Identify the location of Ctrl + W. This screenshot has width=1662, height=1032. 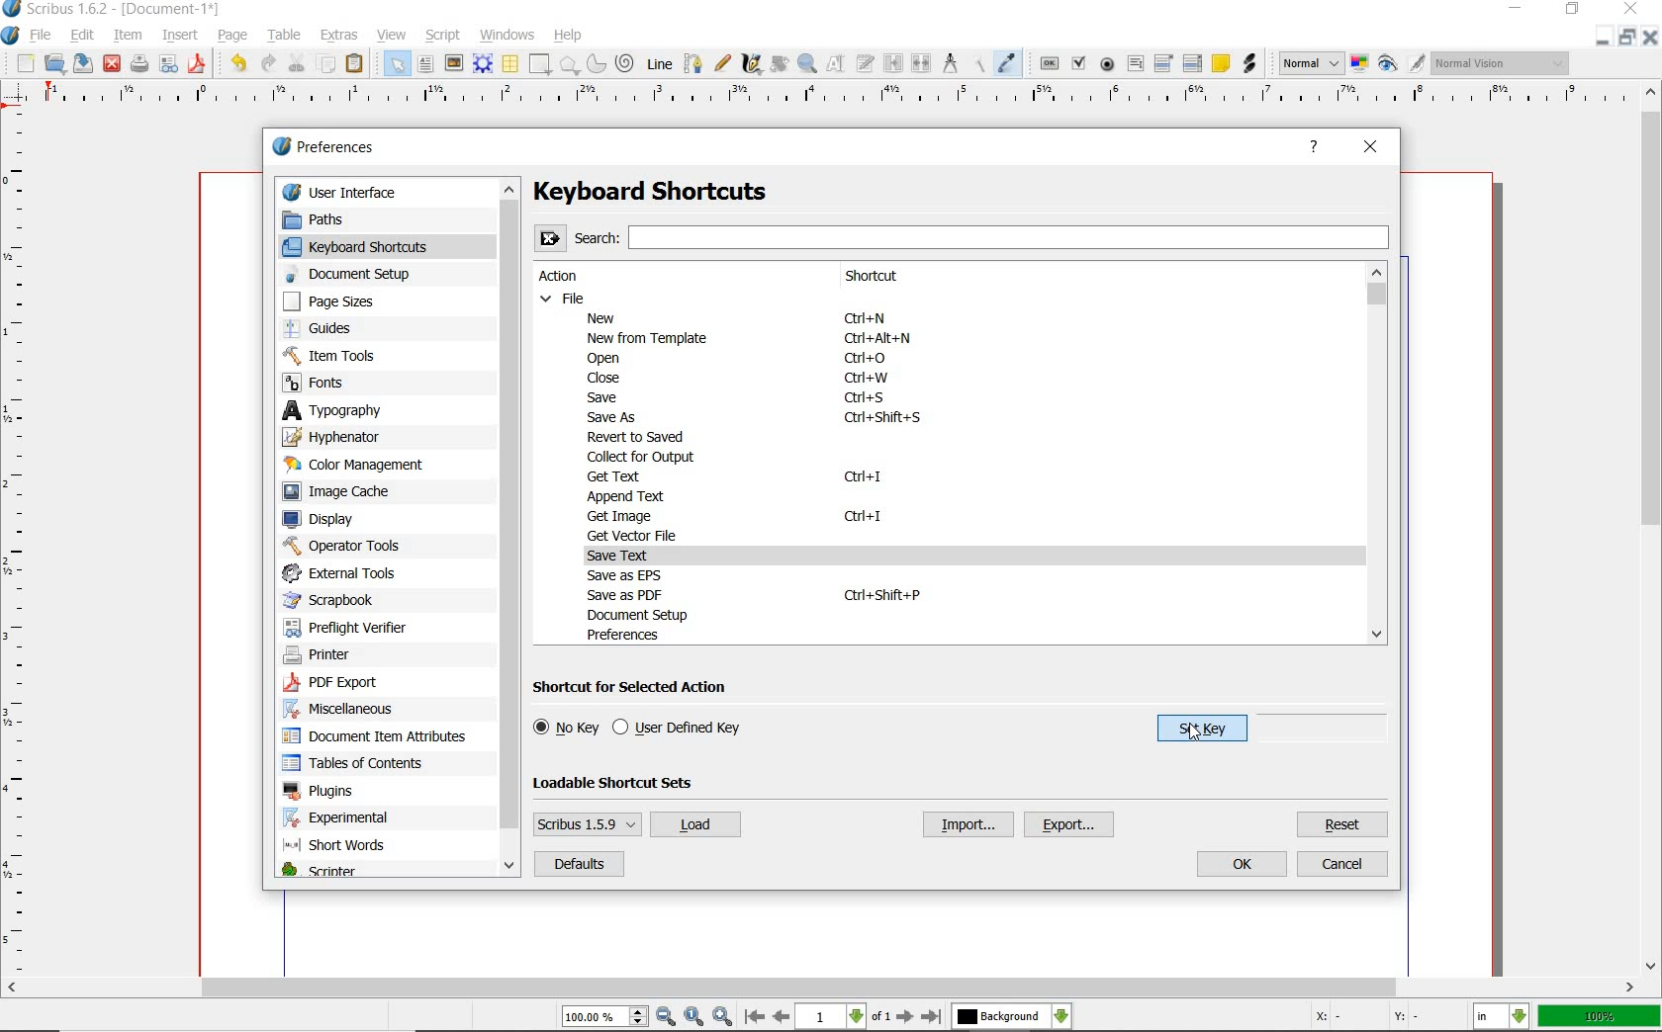
(867, 380).